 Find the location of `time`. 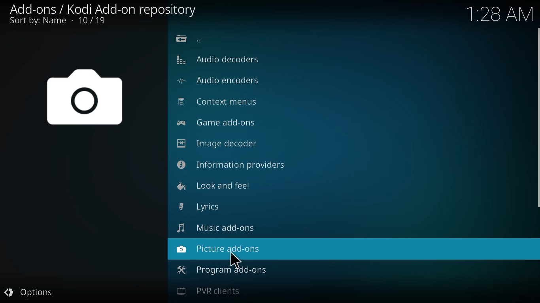

time is located at coordinates (502, 14).